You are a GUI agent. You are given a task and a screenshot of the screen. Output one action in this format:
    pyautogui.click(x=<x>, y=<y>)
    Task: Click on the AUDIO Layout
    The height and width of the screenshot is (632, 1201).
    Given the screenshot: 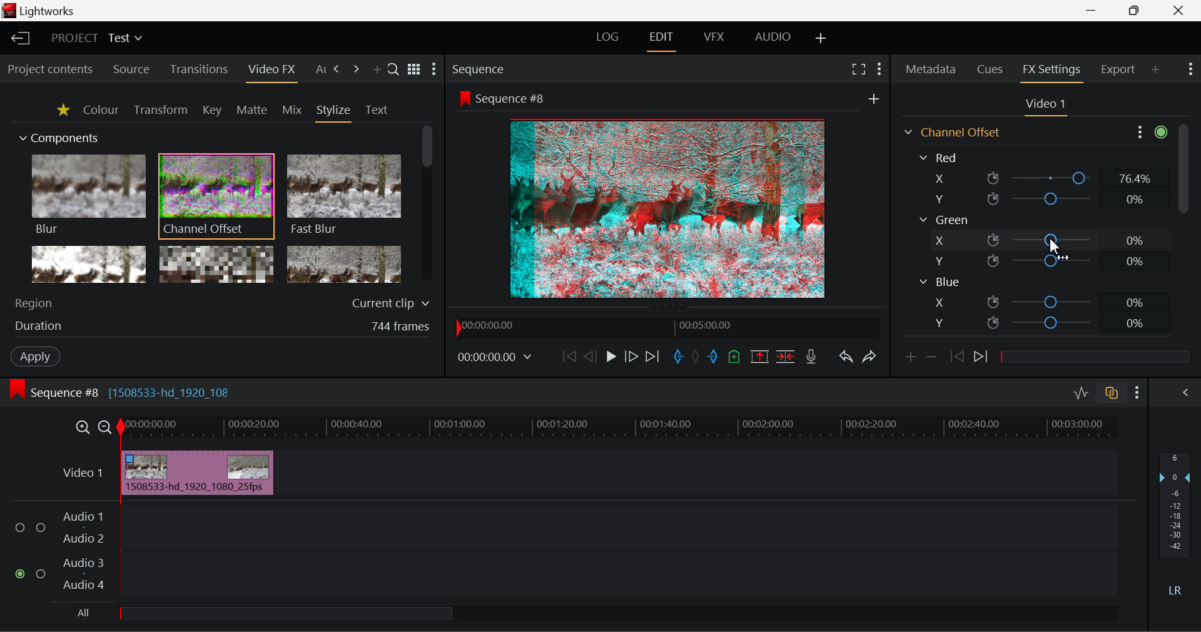 What is the action you would take?
    pyautogui.click(x=774, y=39)
    